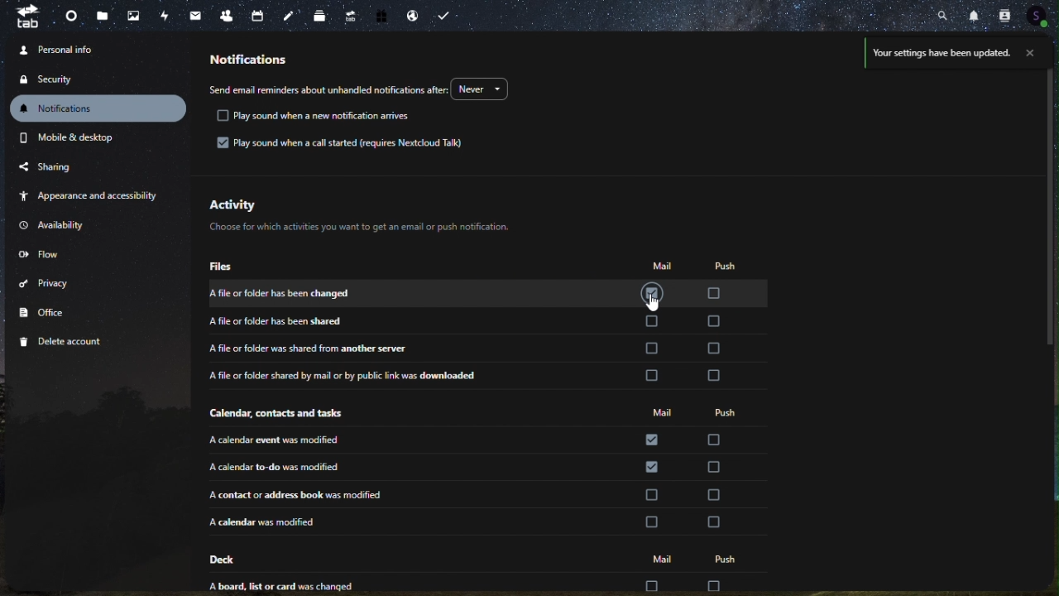 The image size is (1059, 596). I want to click on contact, so click(1005, 16).